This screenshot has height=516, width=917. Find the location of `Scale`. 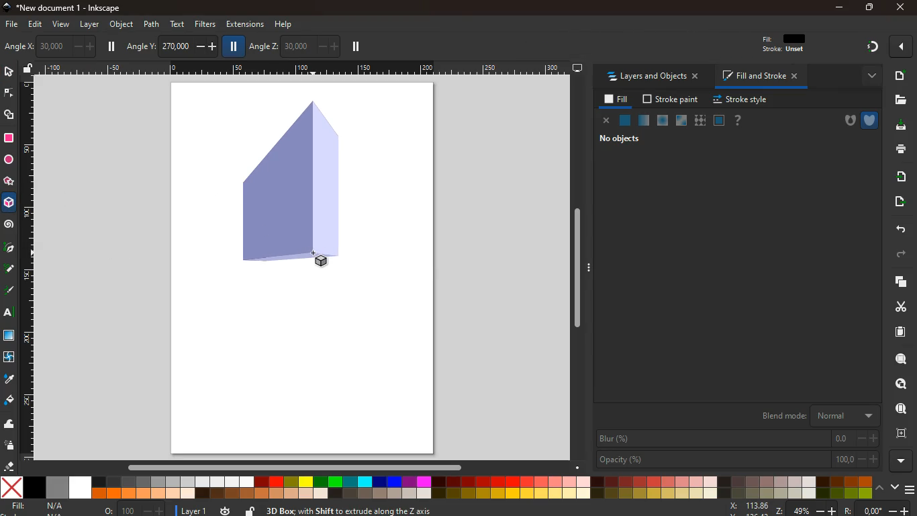

Scale is located at coordinates (301, 67).